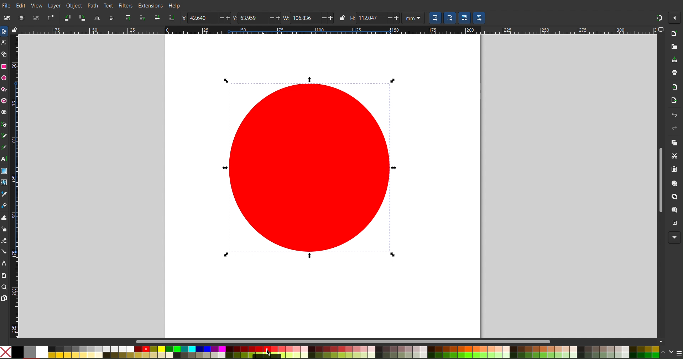 This screenshot has width=683, height=359. What do you see at coordinates (286, 18) in the screenshot?
I see `Width` at bounding box center [286, 18].